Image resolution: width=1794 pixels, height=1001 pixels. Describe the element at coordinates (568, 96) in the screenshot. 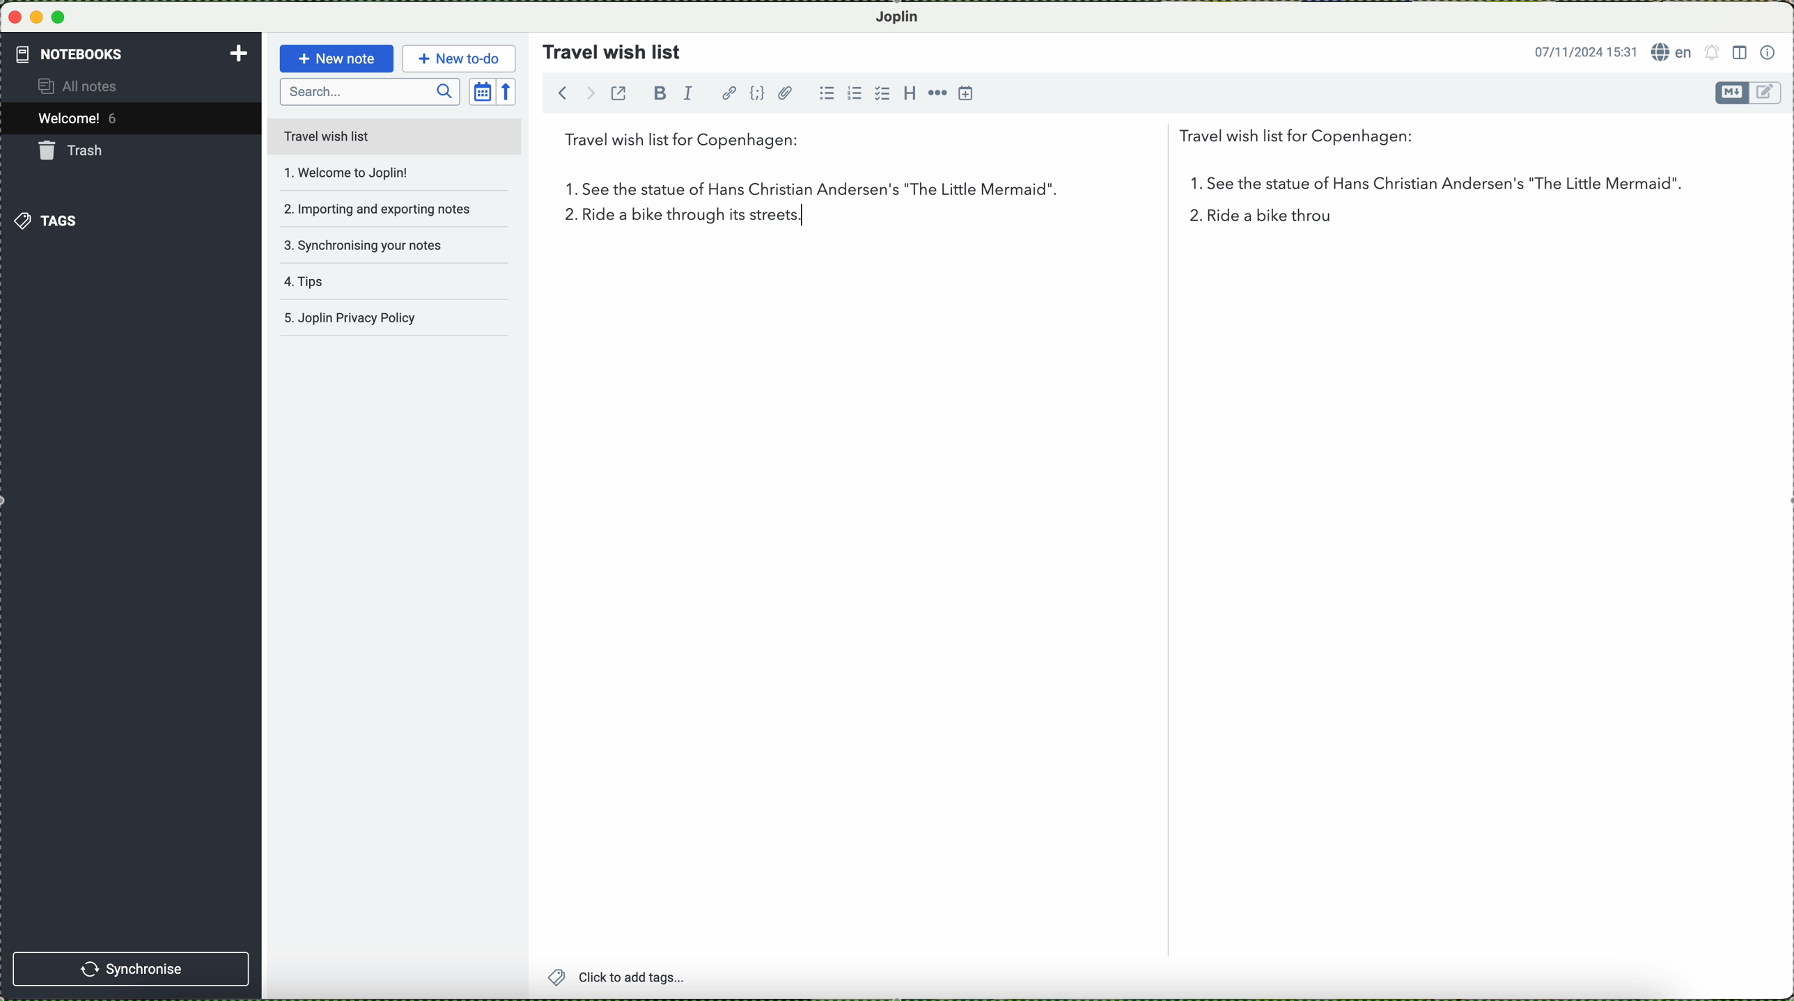

I see `navigate` at that location.